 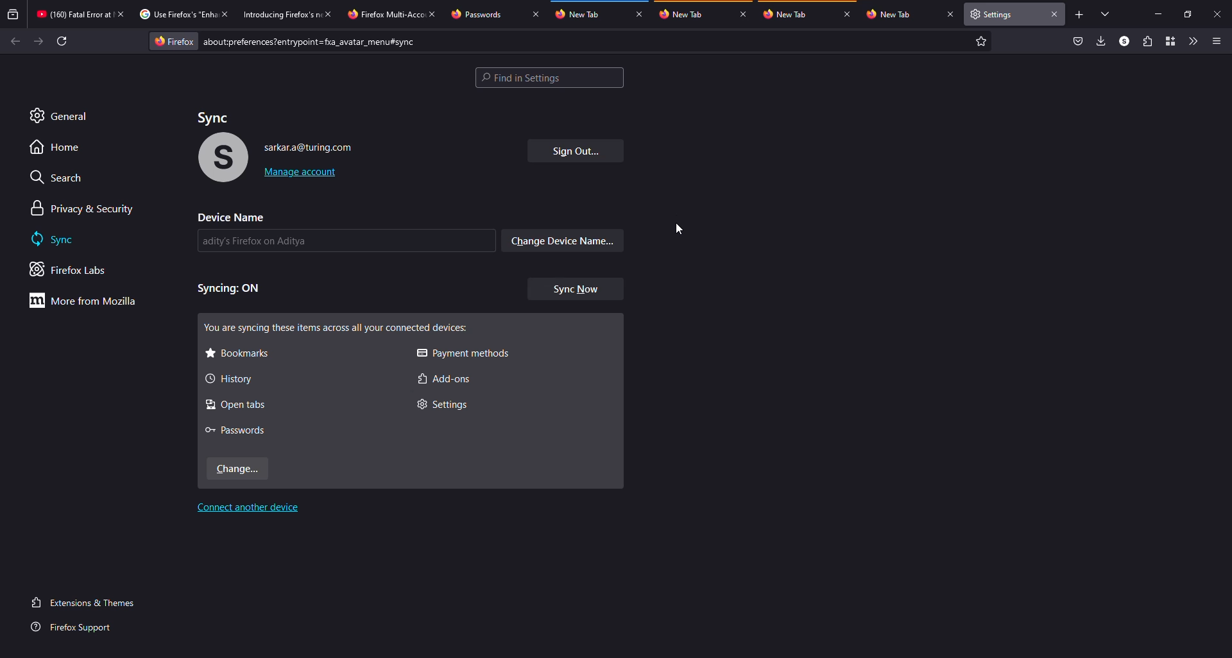 I want to click on close, so click(x=952, y=13).